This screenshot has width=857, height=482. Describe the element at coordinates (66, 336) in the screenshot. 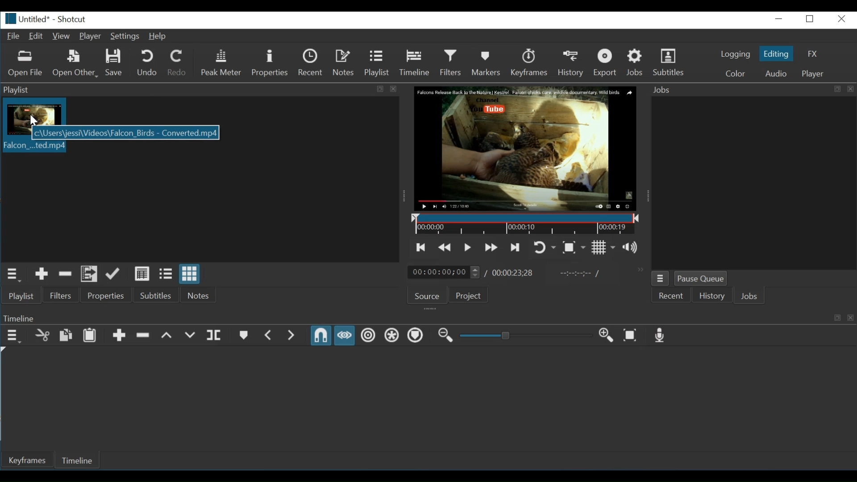

I see `Copy` at that location.